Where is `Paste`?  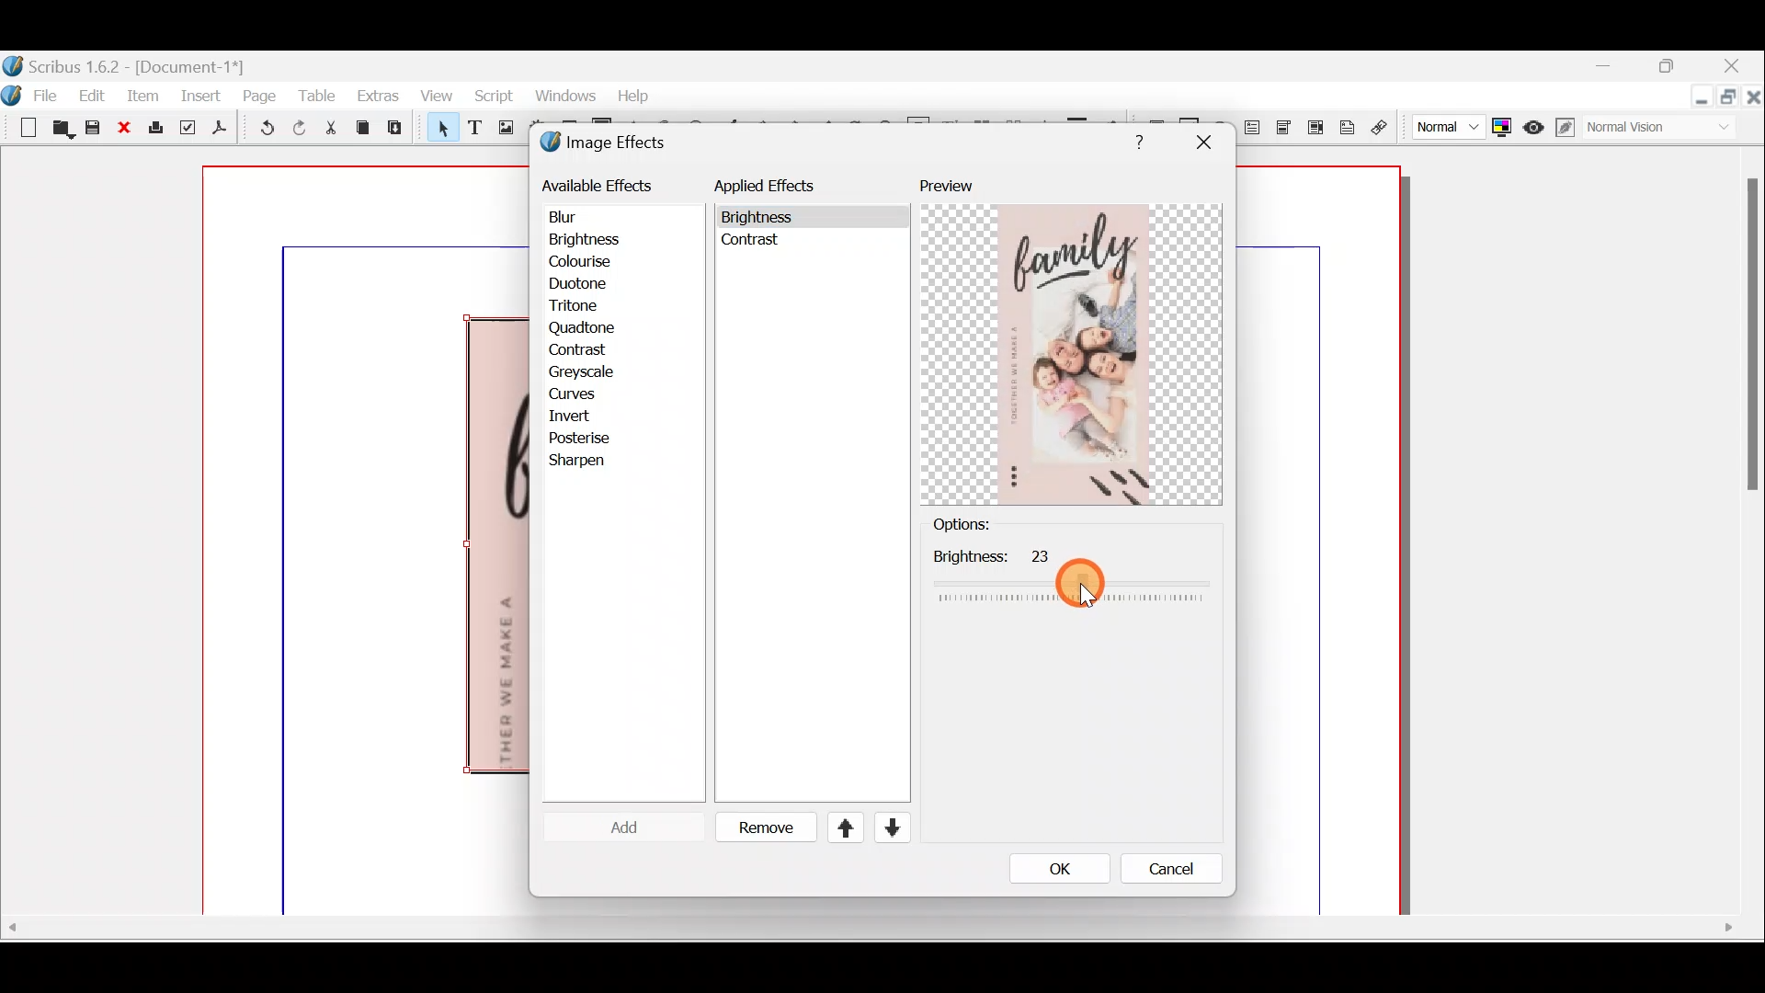
Paste is located at coordinates (399, 130).